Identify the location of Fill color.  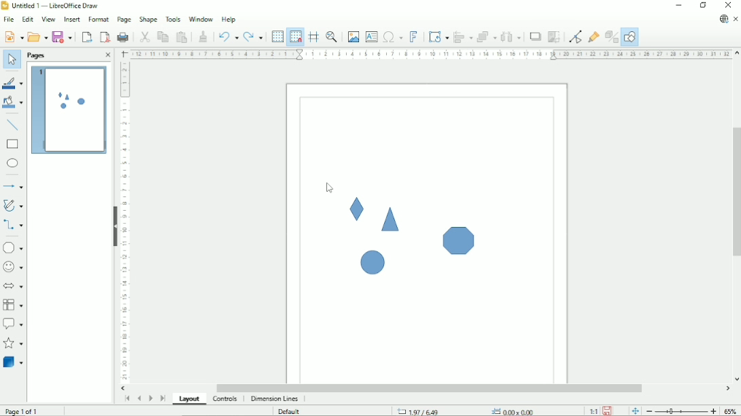
(14, 104).